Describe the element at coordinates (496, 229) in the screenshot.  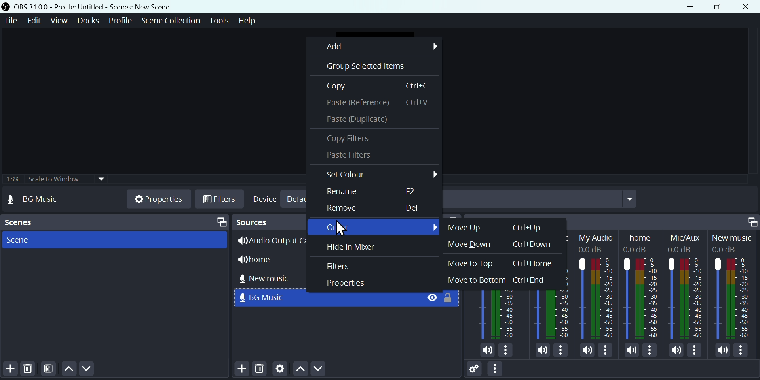
I see `Move up` at that location.